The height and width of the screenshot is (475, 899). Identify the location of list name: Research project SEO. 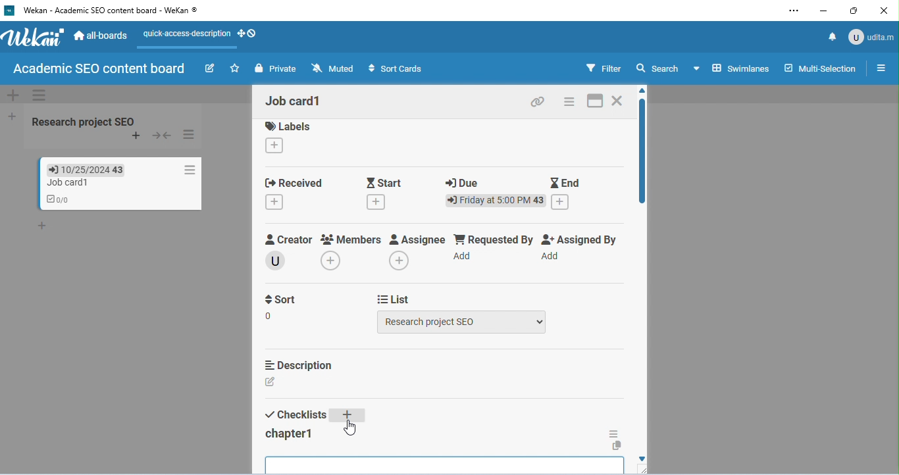
(86, 121).